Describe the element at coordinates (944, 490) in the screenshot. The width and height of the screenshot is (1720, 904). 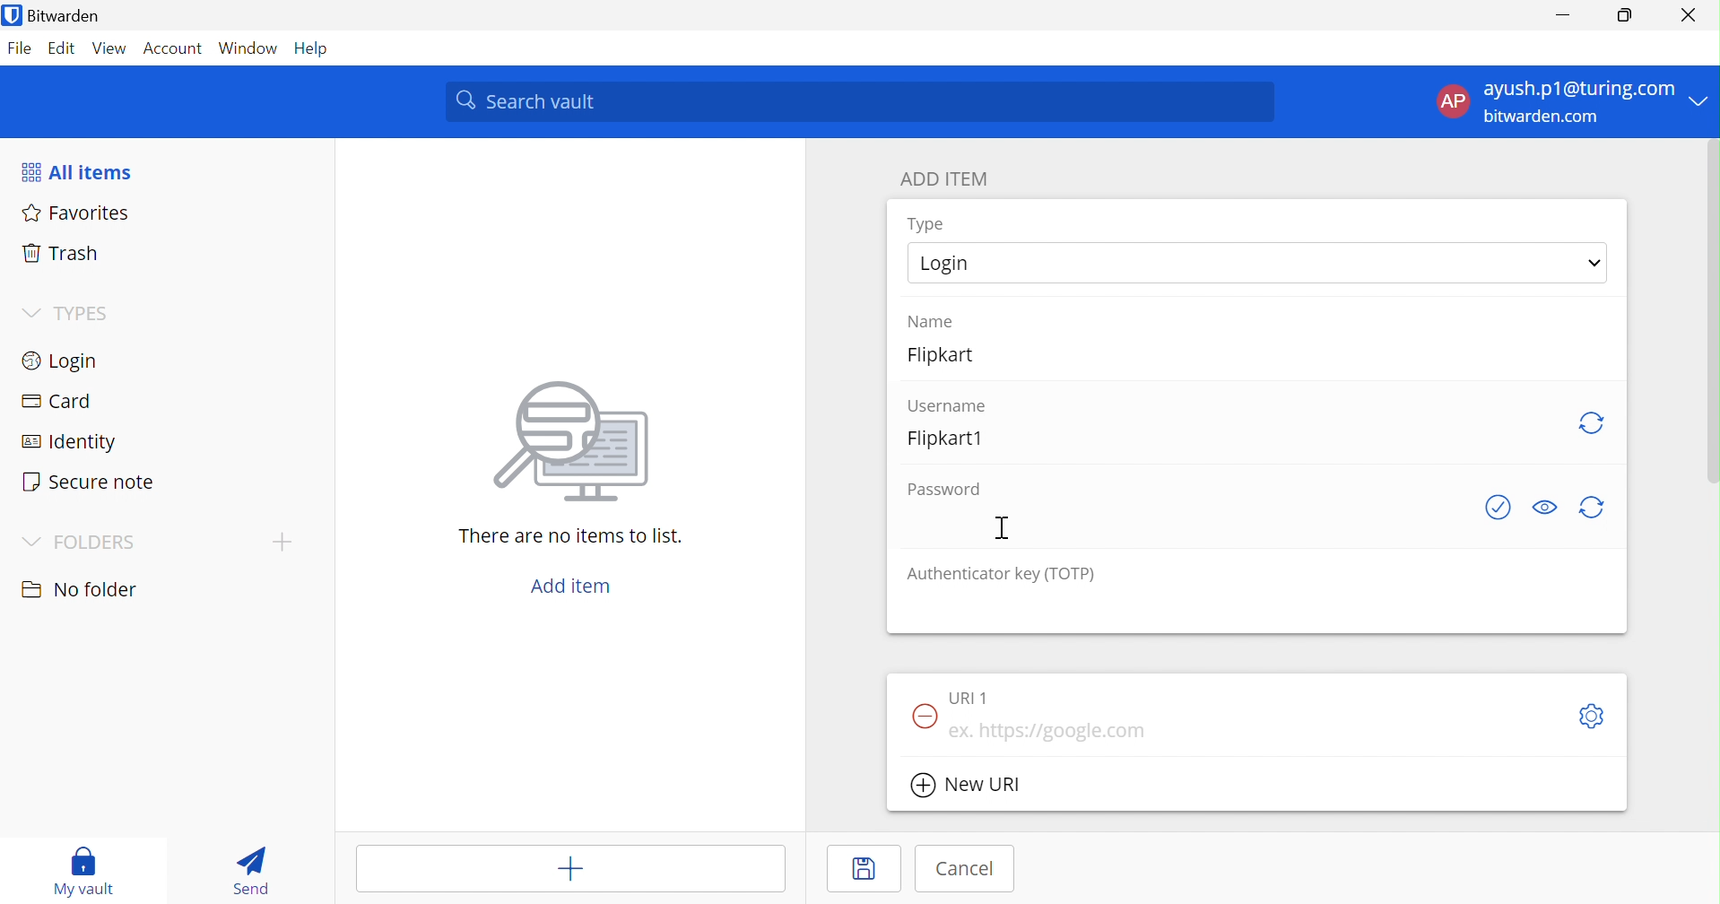
I see `Password` at that location.